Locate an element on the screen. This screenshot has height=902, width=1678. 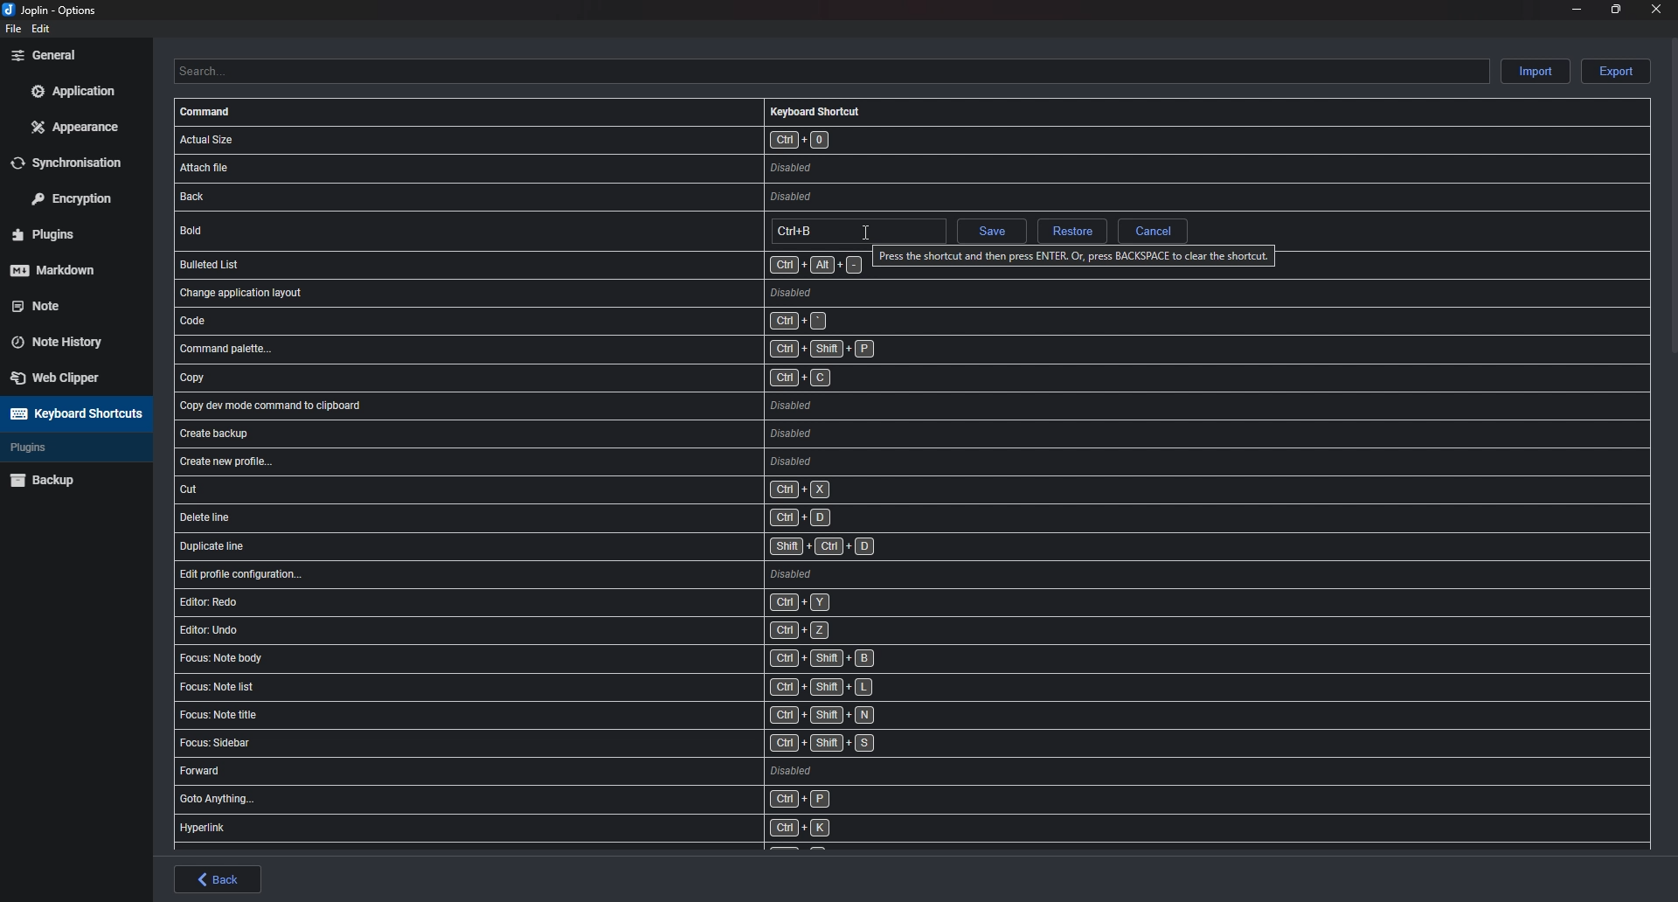
Application is located at coordinates (73, 91).